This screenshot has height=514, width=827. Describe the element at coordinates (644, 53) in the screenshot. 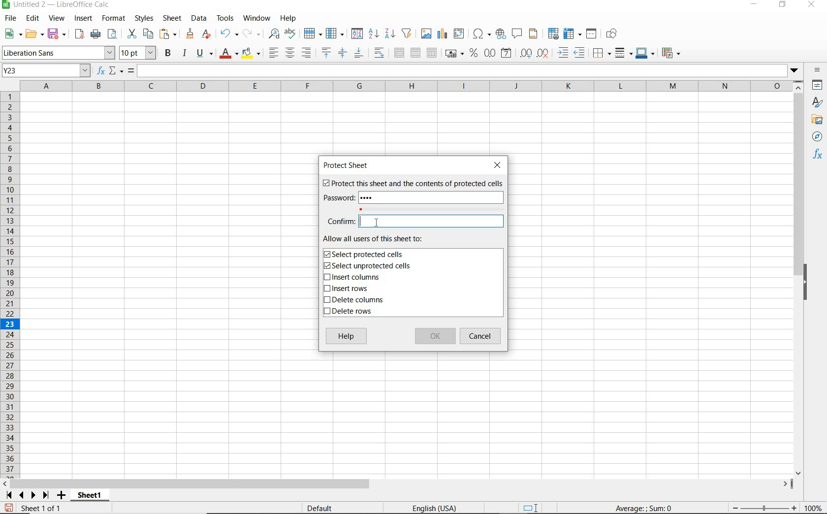

I see `BORDER COLOR` at that location.